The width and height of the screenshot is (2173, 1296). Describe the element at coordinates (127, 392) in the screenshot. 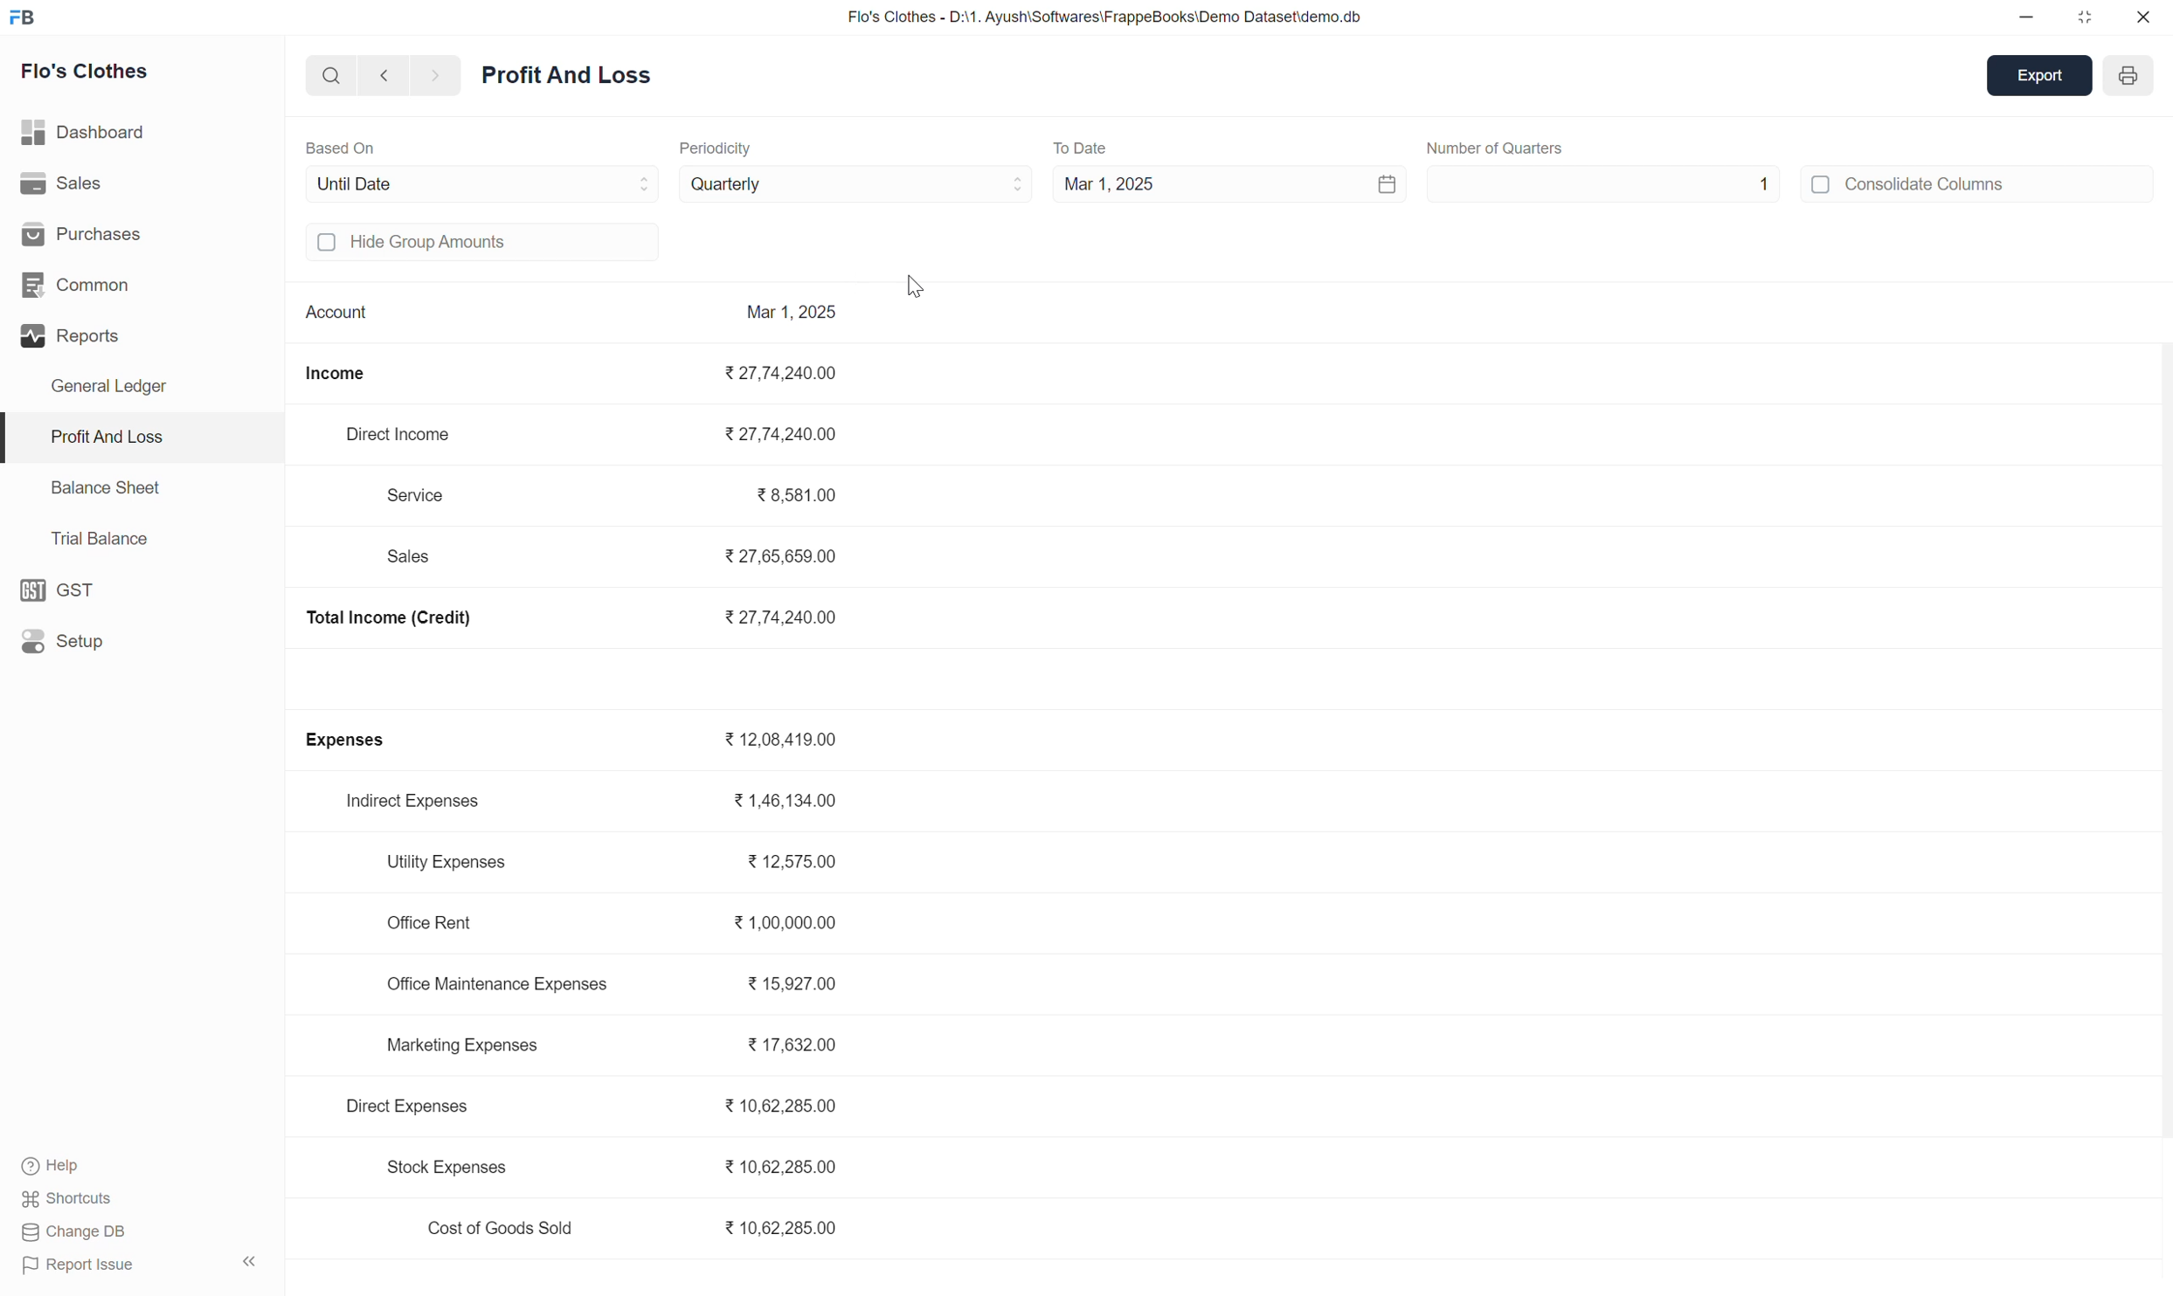

I see `General Ledger` at that location.